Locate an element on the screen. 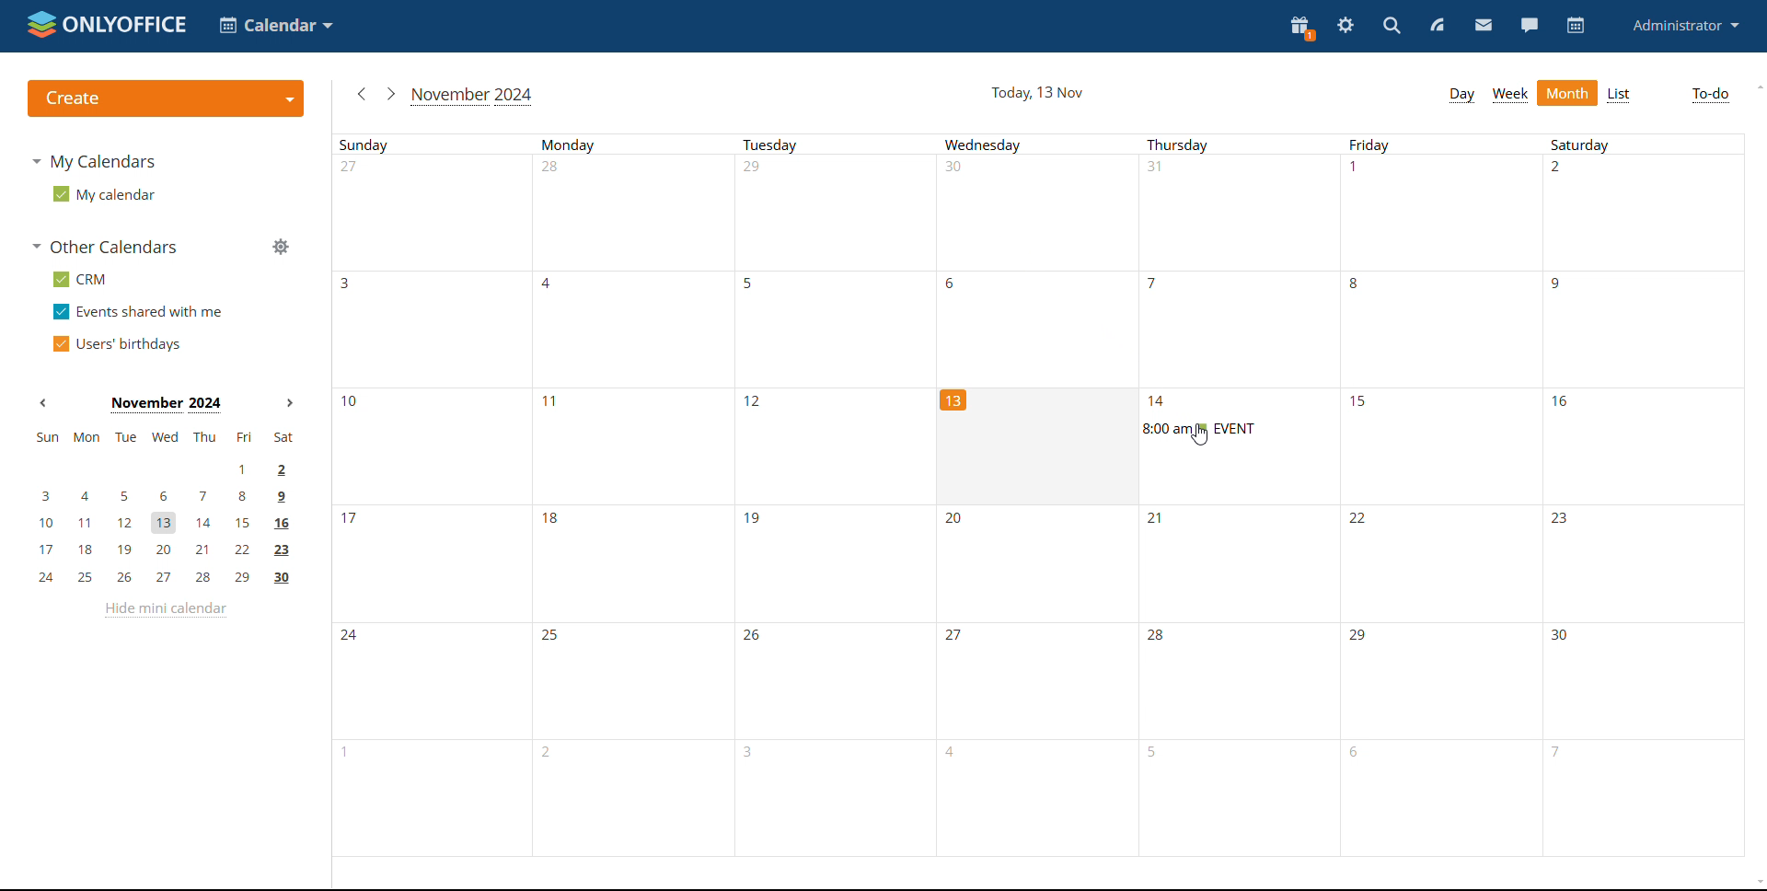  17, 18, 19, 20, 21, 22, 23 is located at coordinates (167, 550).